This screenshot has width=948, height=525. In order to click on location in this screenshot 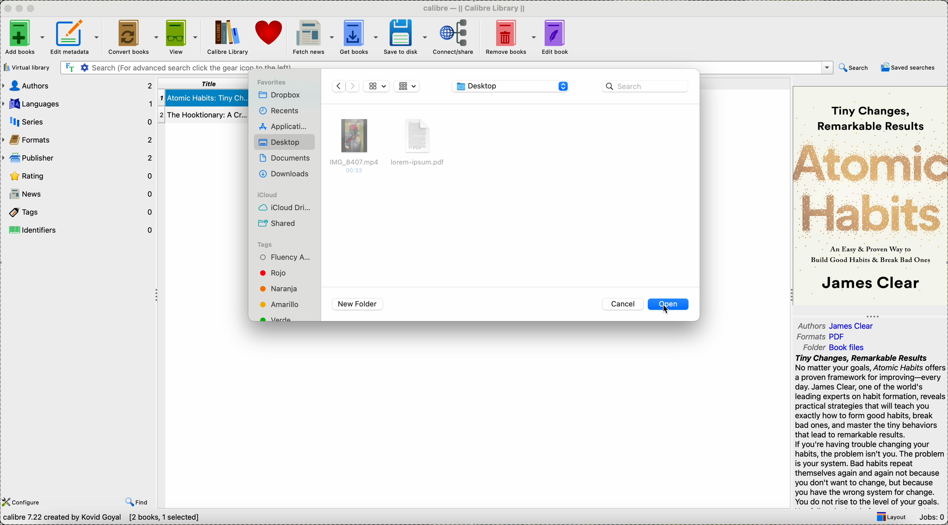, I will do `click(511, 86)`.